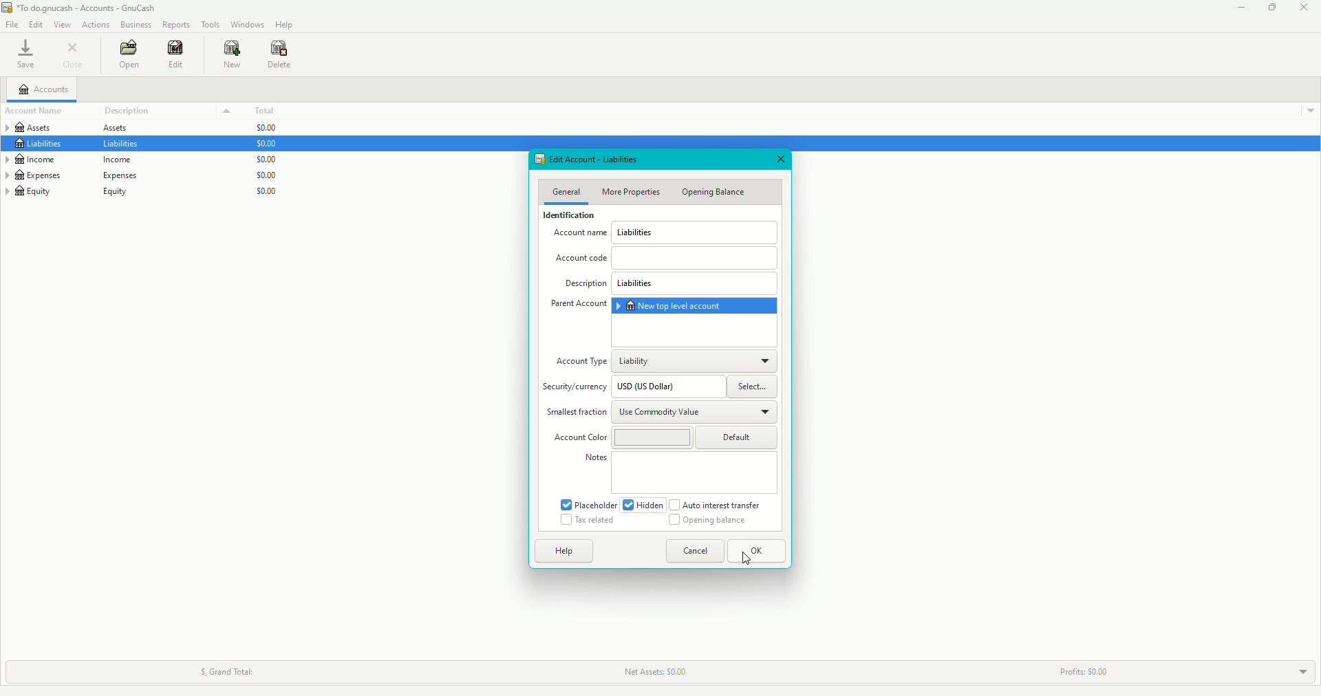  I want to click on Edit, so click(175, 58).